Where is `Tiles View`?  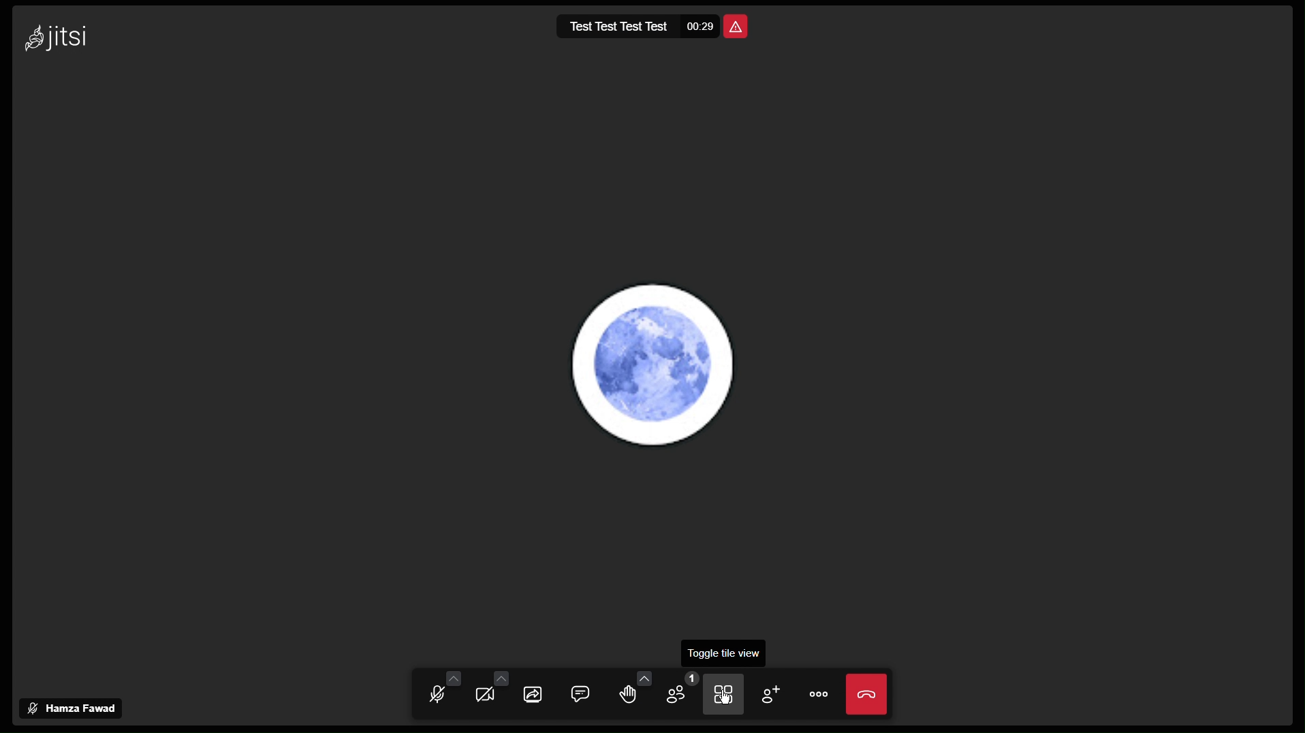 Tiles View is located at coordinates (726, 696).